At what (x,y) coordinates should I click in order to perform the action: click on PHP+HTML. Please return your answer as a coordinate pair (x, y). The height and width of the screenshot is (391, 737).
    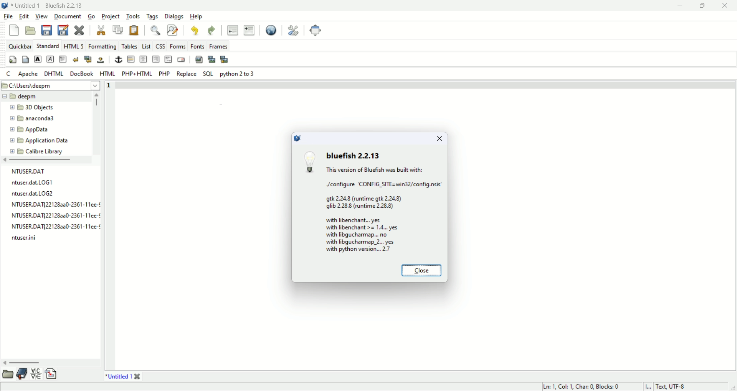
    Looking at the image, I should click on (137, 74).